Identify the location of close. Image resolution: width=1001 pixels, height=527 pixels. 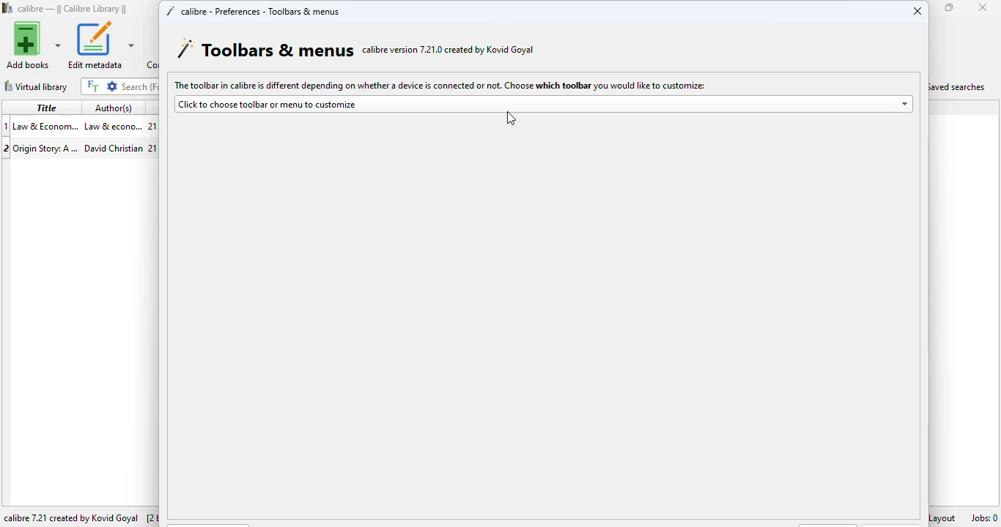
(983, 7).